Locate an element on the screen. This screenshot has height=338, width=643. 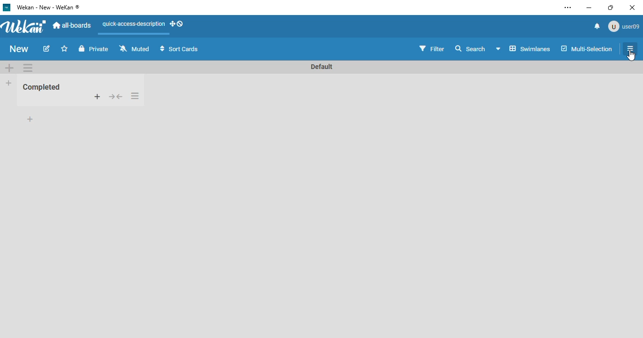
show-desktop-drag-handles is located at coordinates (177, 23).